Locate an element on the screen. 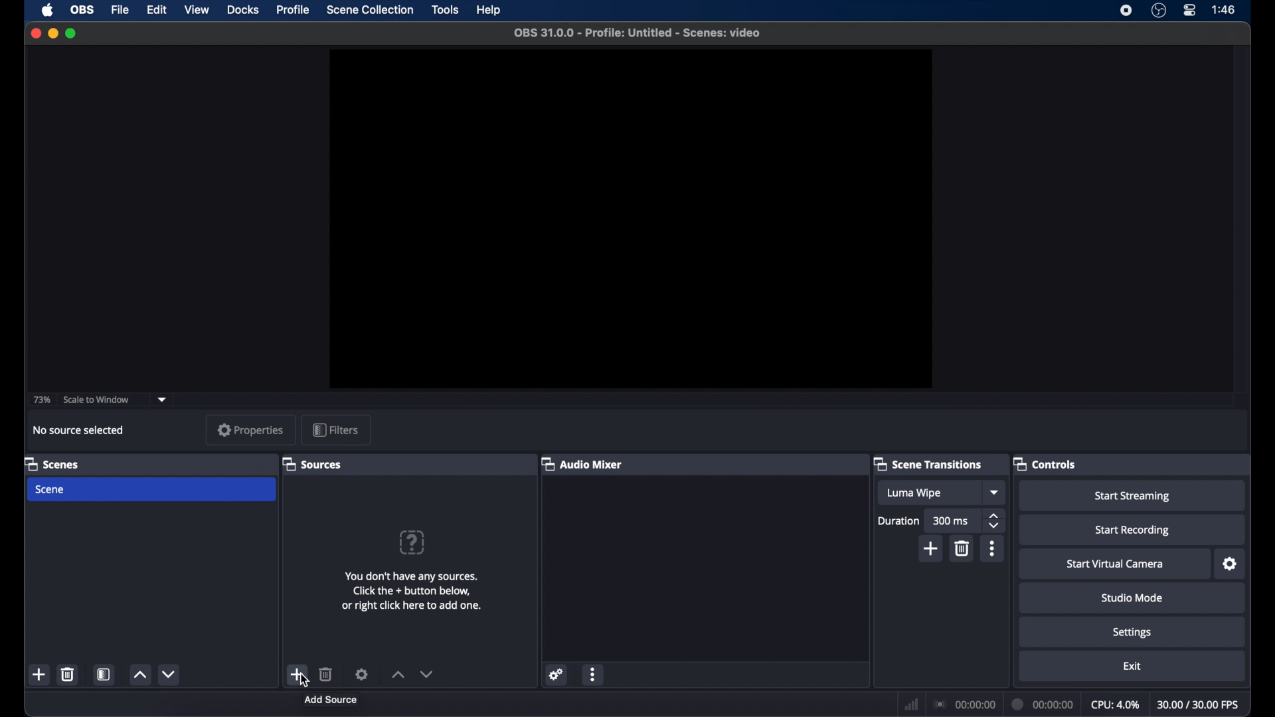 This screenshot has width=1275, height=717. connection is located at coordinates (964, 703).